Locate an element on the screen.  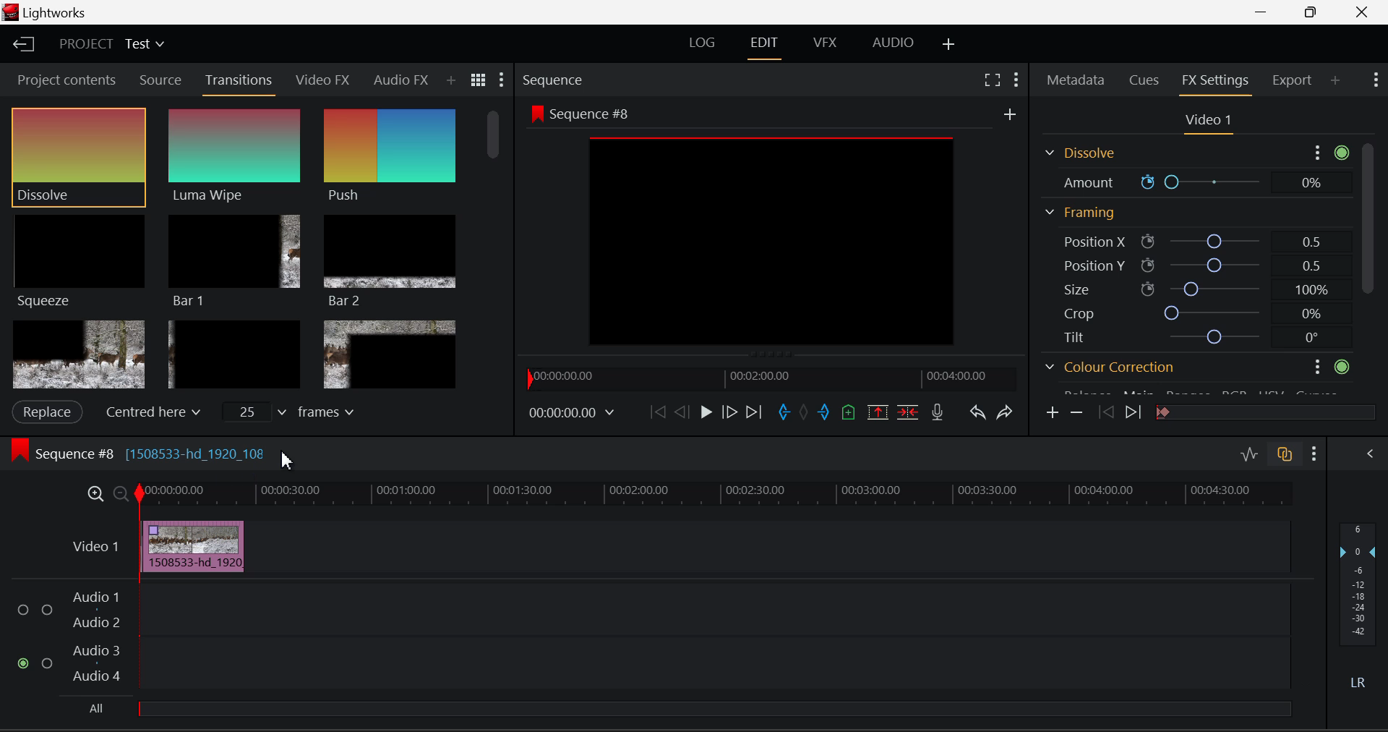
Video FX Open is located at coordinates (324, 83).